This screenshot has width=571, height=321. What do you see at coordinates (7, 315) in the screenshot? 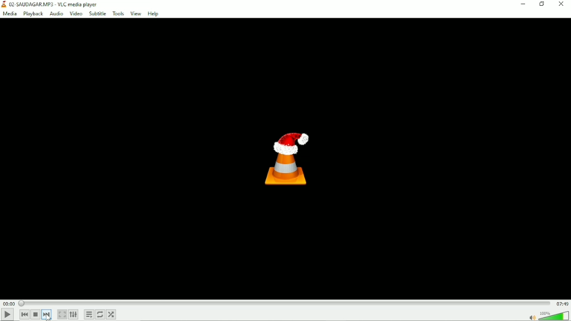
I see `Play` at bounding box center [7, 315].